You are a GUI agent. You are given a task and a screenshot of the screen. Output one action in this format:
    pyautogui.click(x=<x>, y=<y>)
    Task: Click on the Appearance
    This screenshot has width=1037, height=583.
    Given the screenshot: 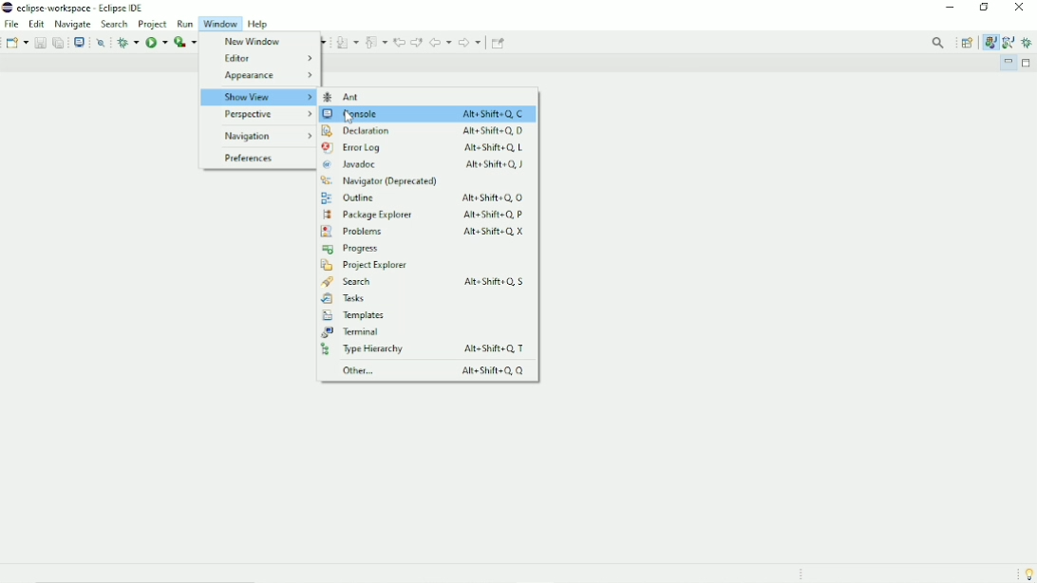 What is the action you would take?
    pyautogui.click(x=266, y=75)
    